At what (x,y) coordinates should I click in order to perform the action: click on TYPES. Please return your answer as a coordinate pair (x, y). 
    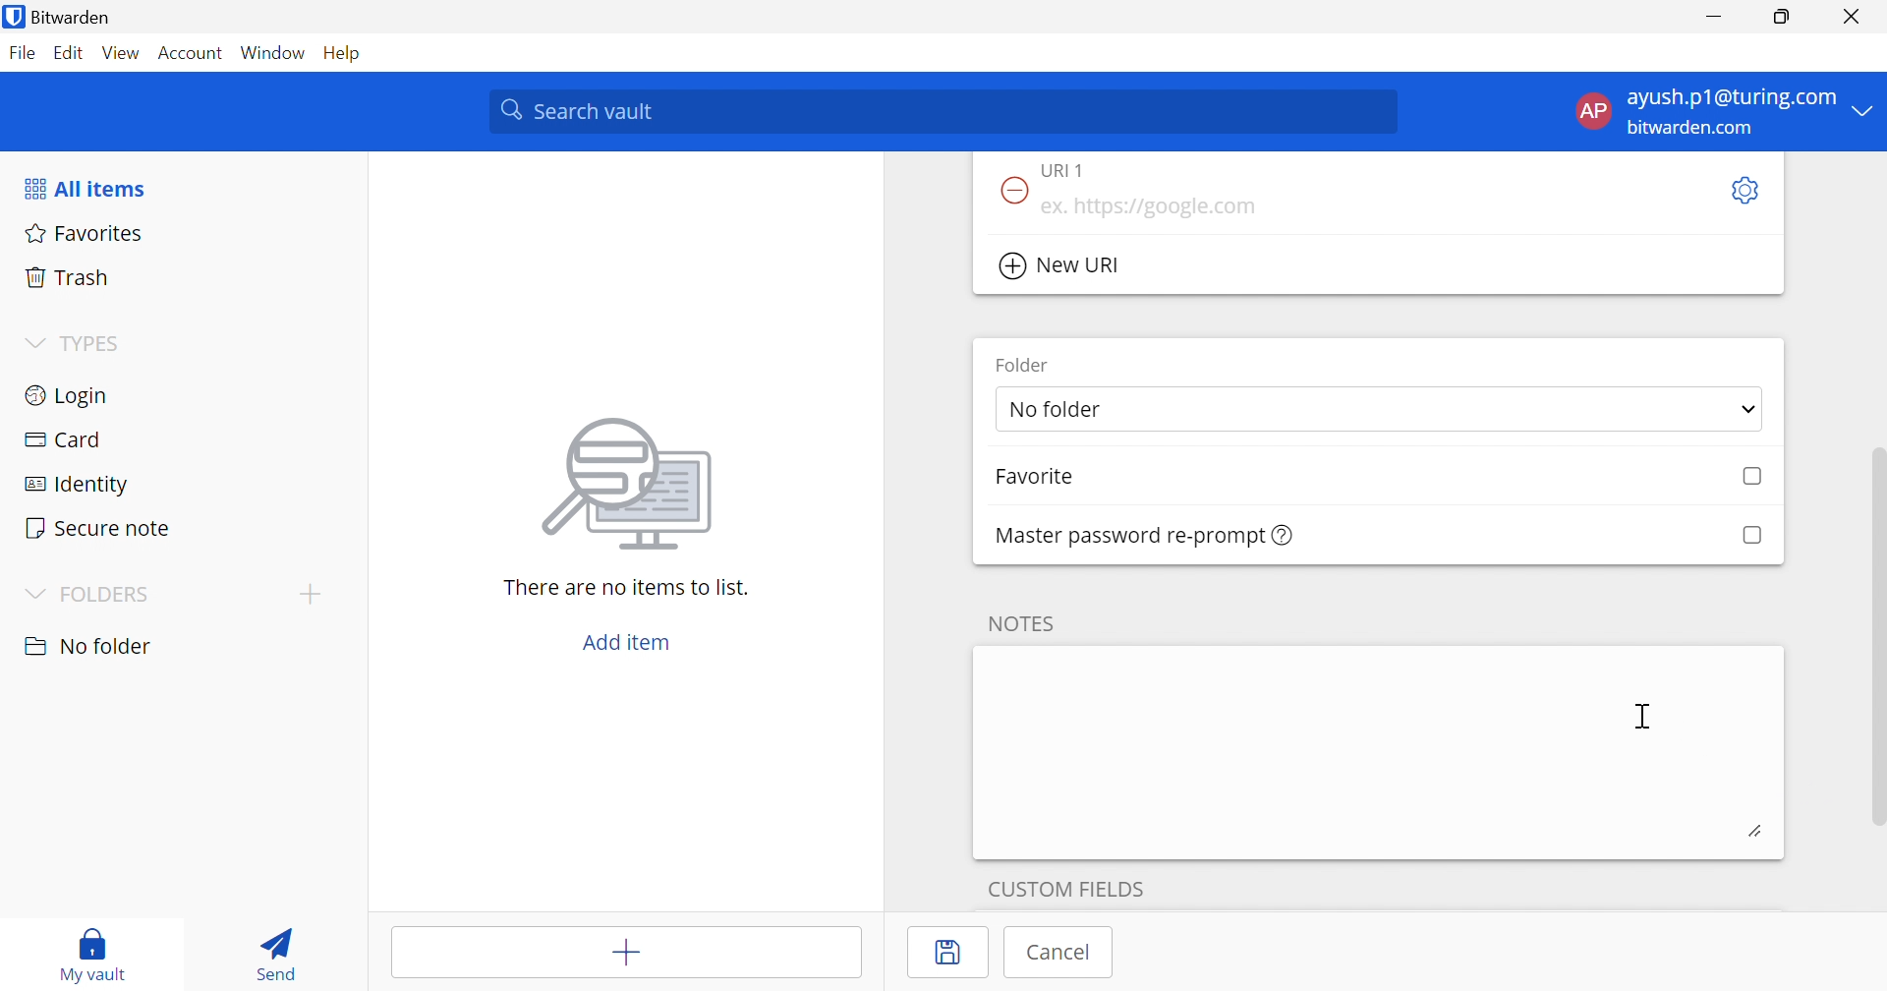
    Looking at the image, I should click on (95, 347).